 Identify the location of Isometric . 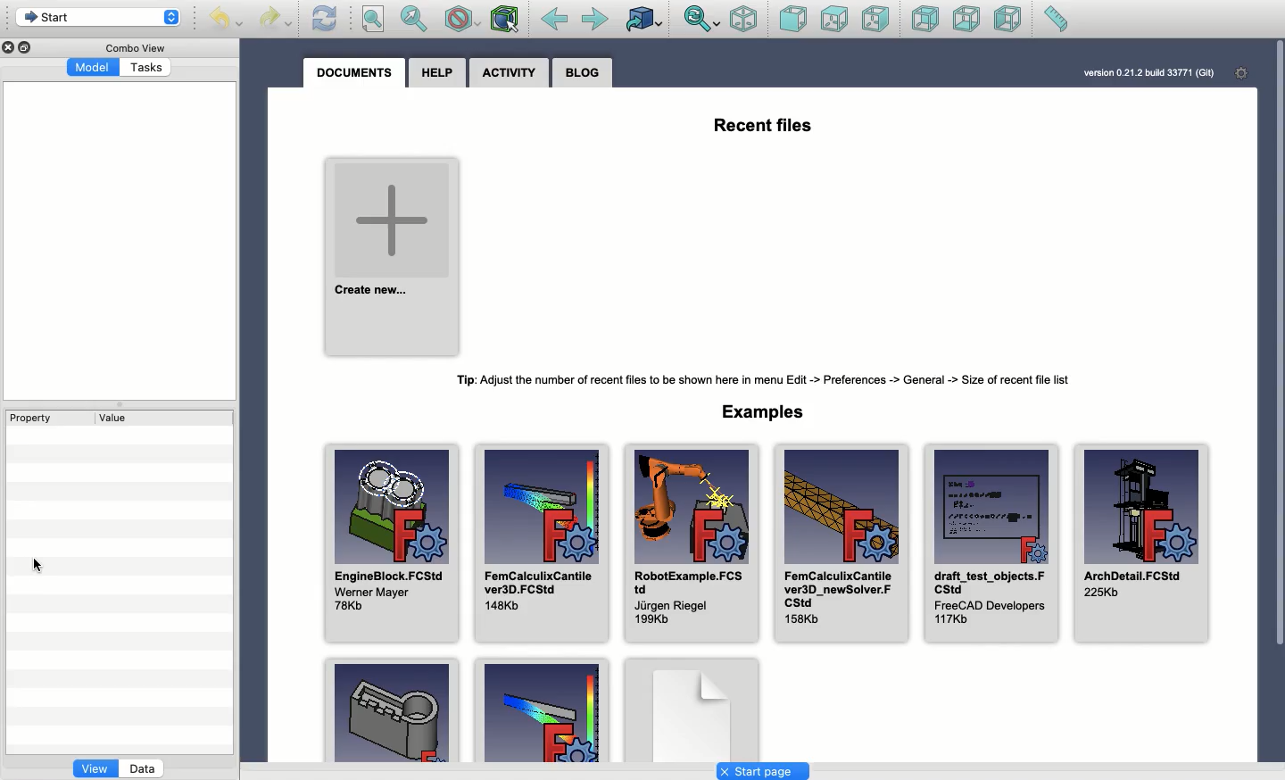
(747, 19).